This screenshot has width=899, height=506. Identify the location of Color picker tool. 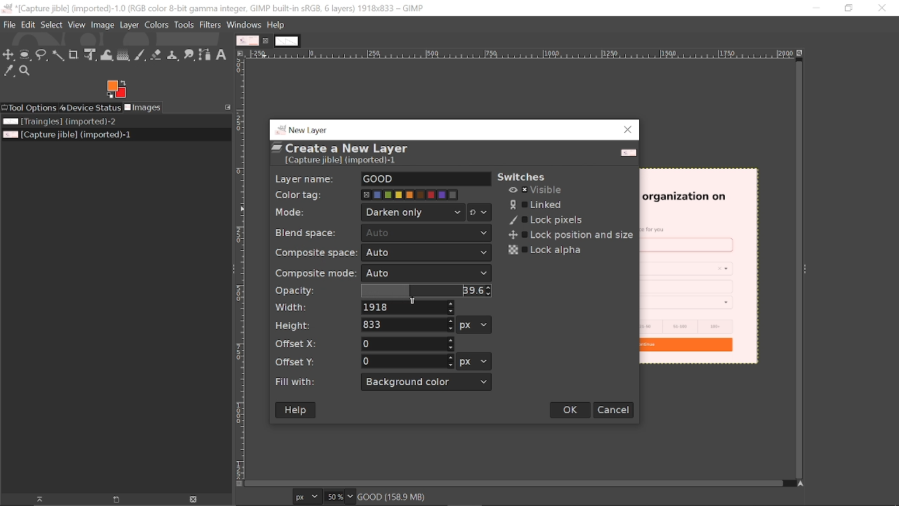
(8, 71).